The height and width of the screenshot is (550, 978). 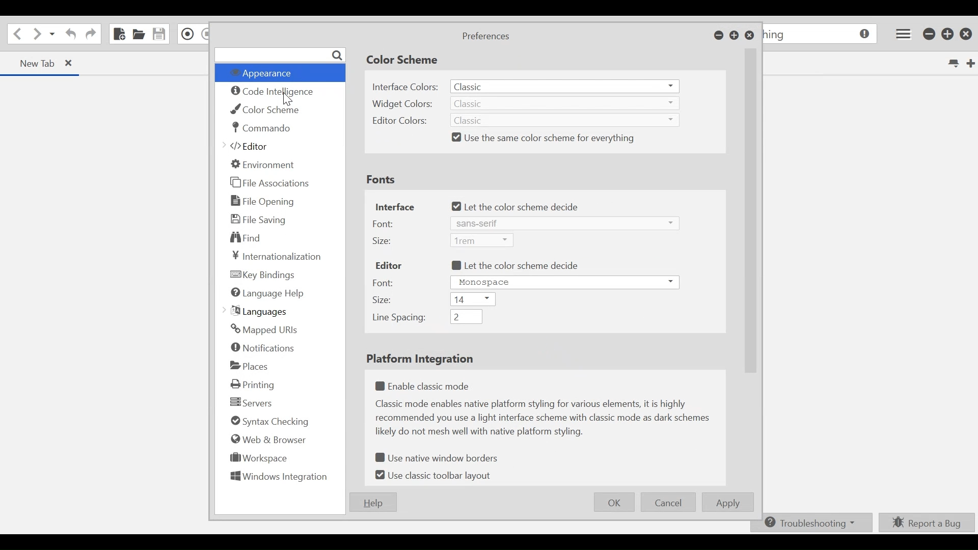 I want to click on Web & Browser, so click(x=267, y=439).